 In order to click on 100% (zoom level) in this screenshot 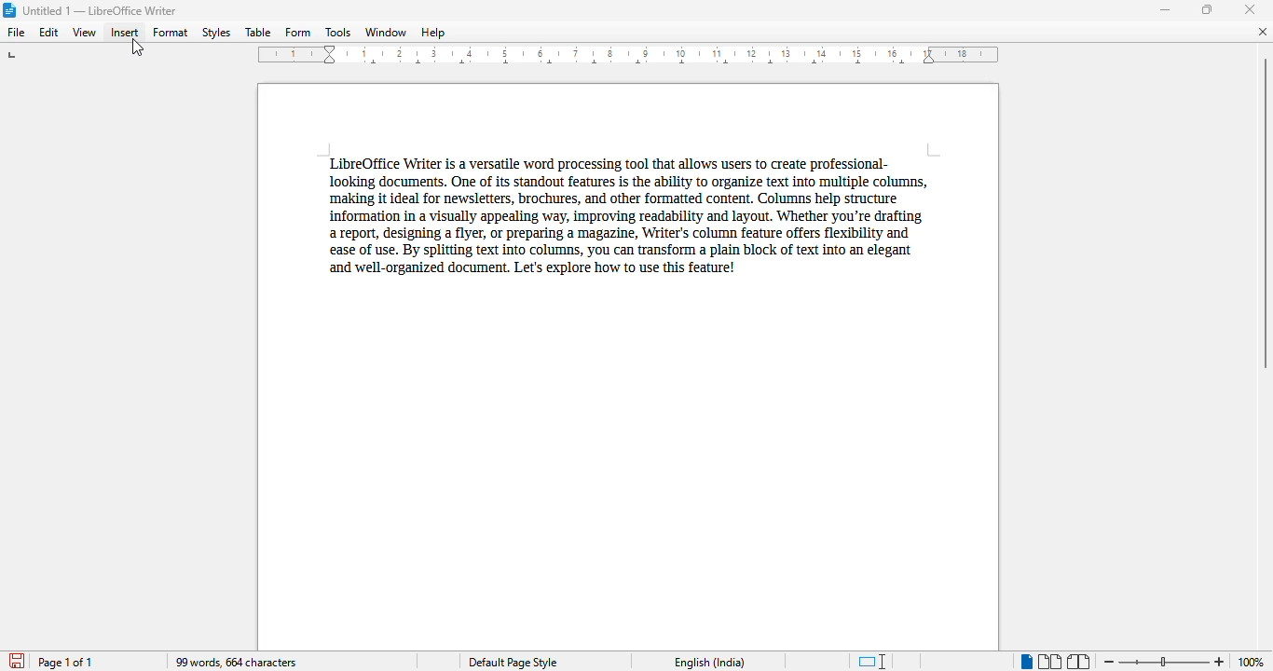, I will do `click(1252, 662)`.